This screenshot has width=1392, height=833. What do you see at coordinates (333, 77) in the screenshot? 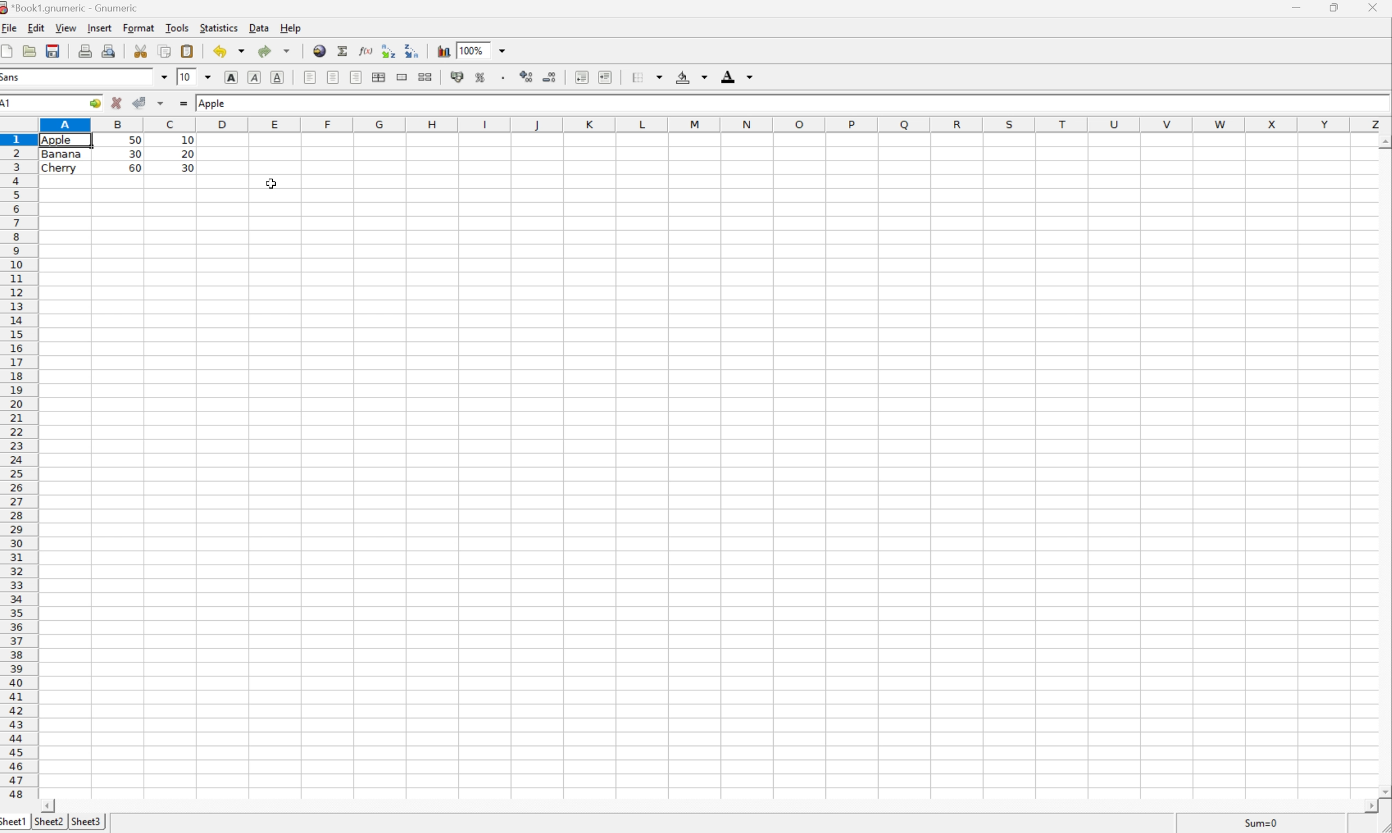
I see `center horizontally` at bounding box center [333, 77].